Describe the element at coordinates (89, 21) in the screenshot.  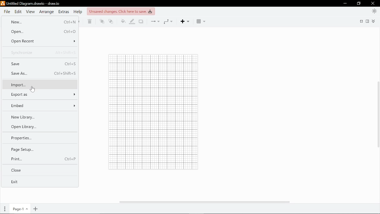
I see `delete` at that location.